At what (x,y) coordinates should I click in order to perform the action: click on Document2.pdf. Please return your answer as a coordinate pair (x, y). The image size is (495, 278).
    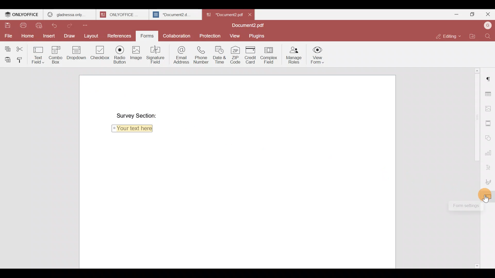
    Looking at the image, I should click on (246, 26).